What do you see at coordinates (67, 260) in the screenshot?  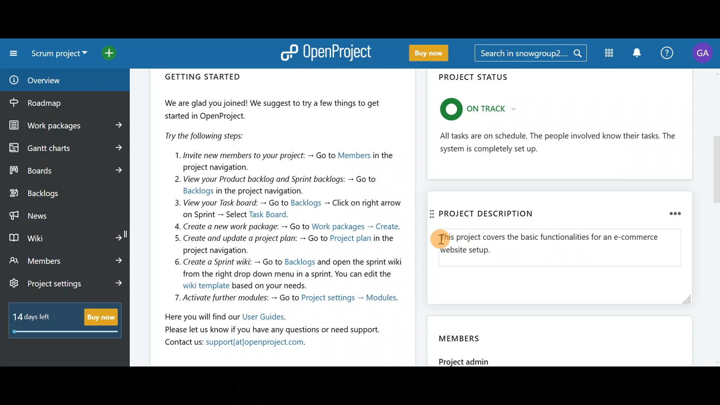 I see `Members` at bounding box center [67, 260].